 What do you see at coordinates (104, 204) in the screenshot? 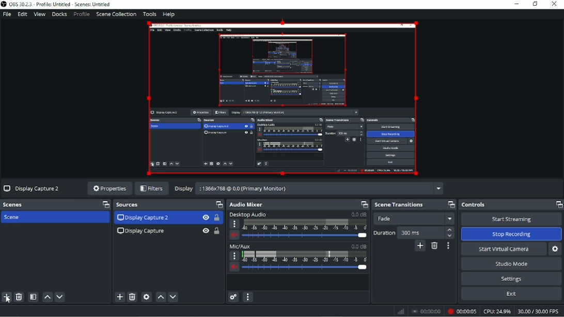
I see `Maximize` at bounding box center [104, 204].